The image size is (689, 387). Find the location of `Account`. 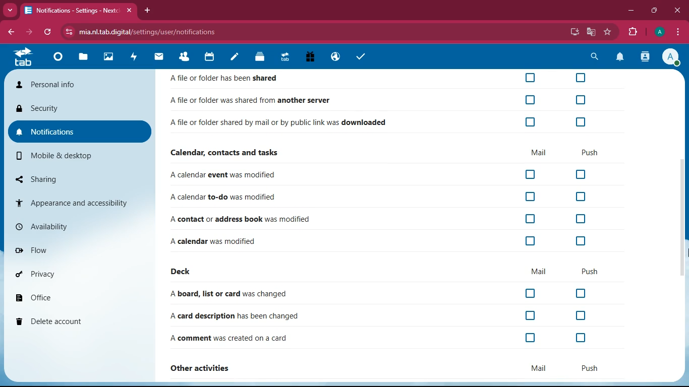

Account is located at coordinates (670, 56).